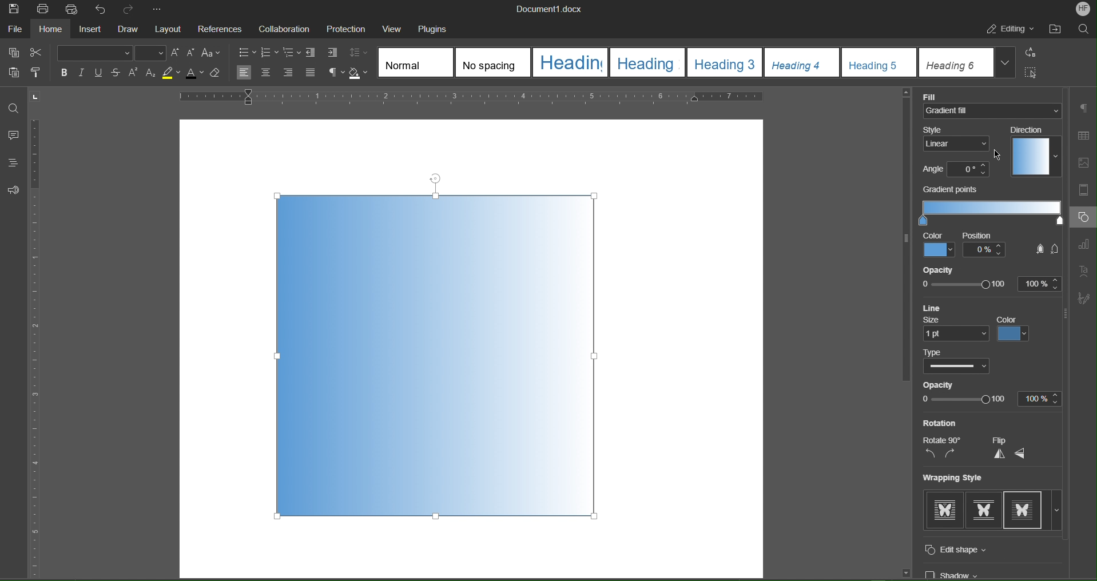 The image size is (1097, 581). Describe the element at coordinates (360, 52) in the screenshot. I see `Line spacing` at that location.